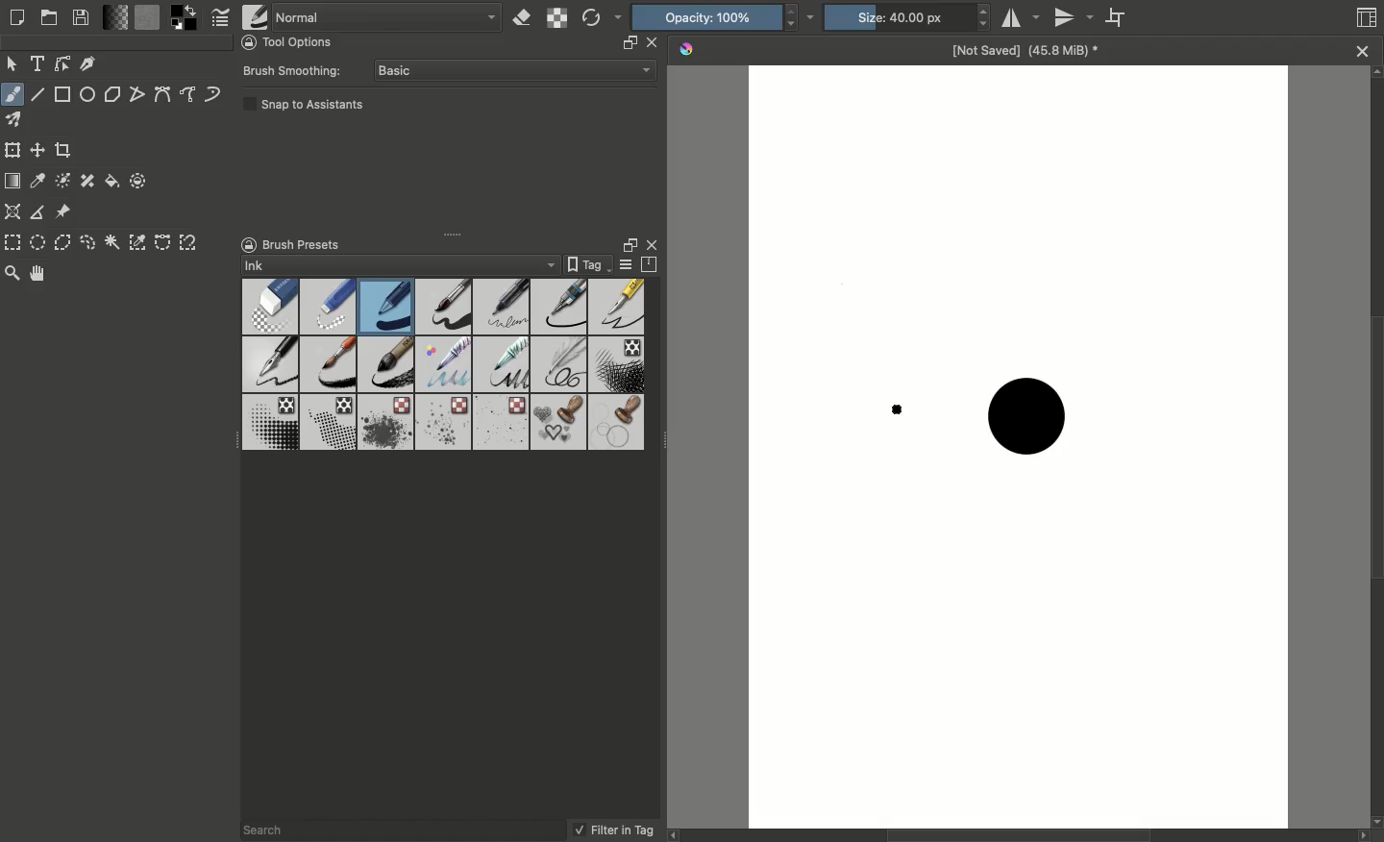 The image size is (1384, 842). I want to click on Vertical mirror, so click(1076, 20).